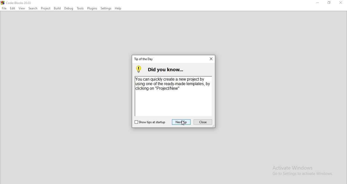 The width and height of the screenshot is (347, 184). What do you see at coordinates (203, 122) in the screenshot?
I see `close` at bounding box center [203, 122].